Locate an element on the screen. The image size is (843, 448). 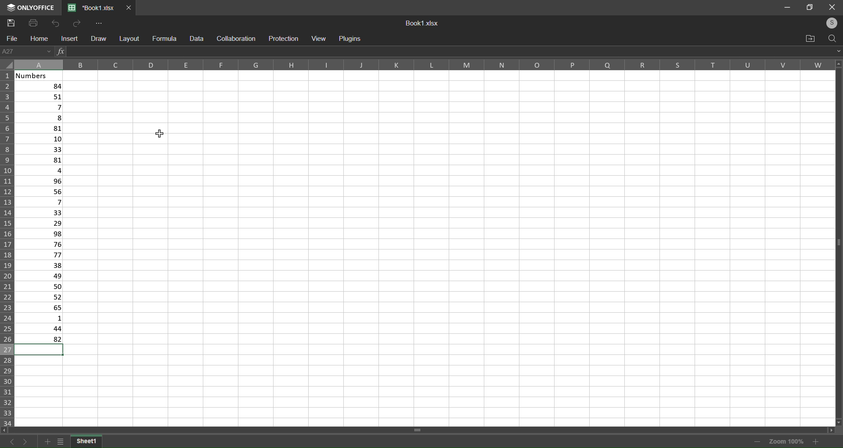
Save is located at coordinates (12, 22).